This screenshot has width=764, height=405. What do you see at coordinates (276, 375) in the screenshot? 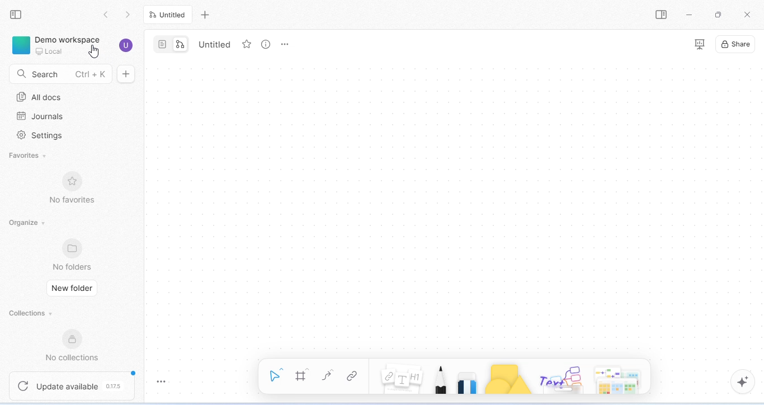
I see `select` at bounding box center [276, 375].